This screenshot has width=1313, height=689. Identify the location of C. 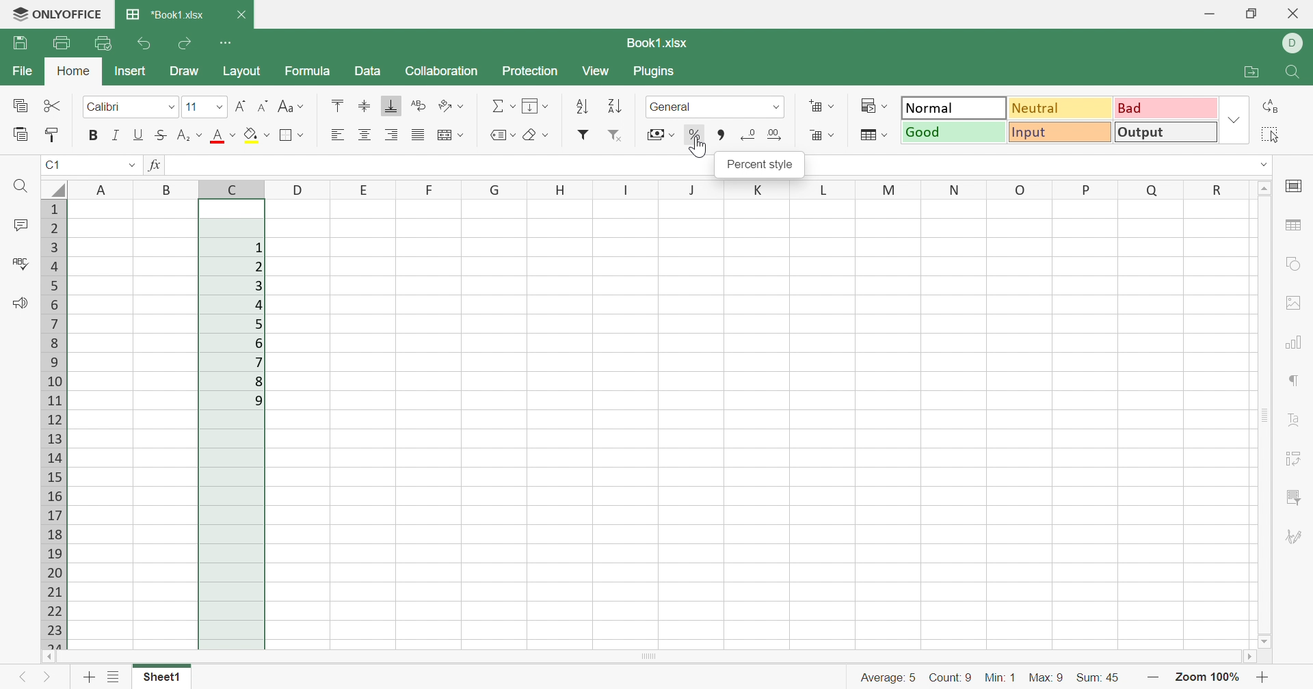
(231, 187).